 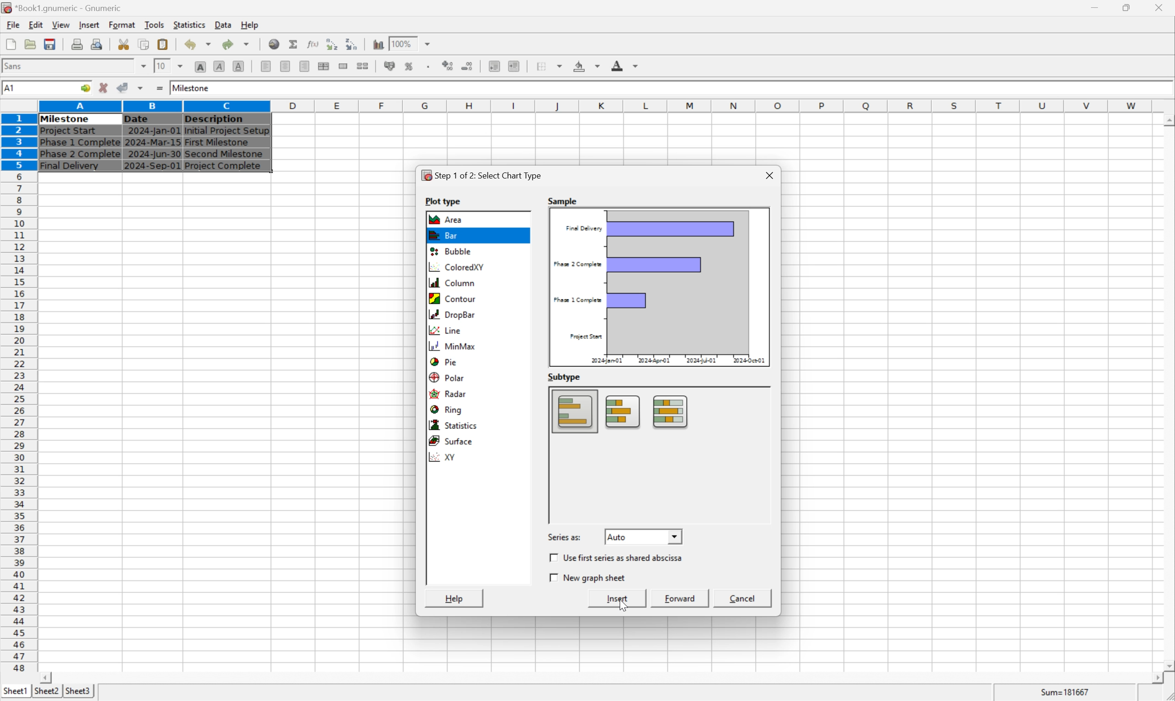 I want to click on edit, so click(x=37, y=25).